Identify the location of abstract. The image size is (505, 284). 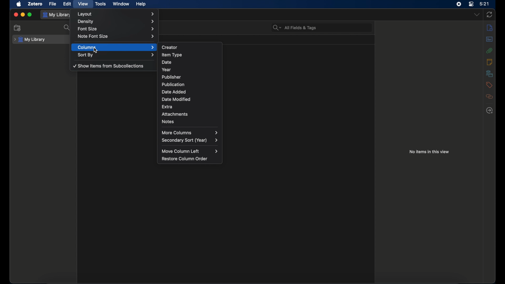
(489, 39).